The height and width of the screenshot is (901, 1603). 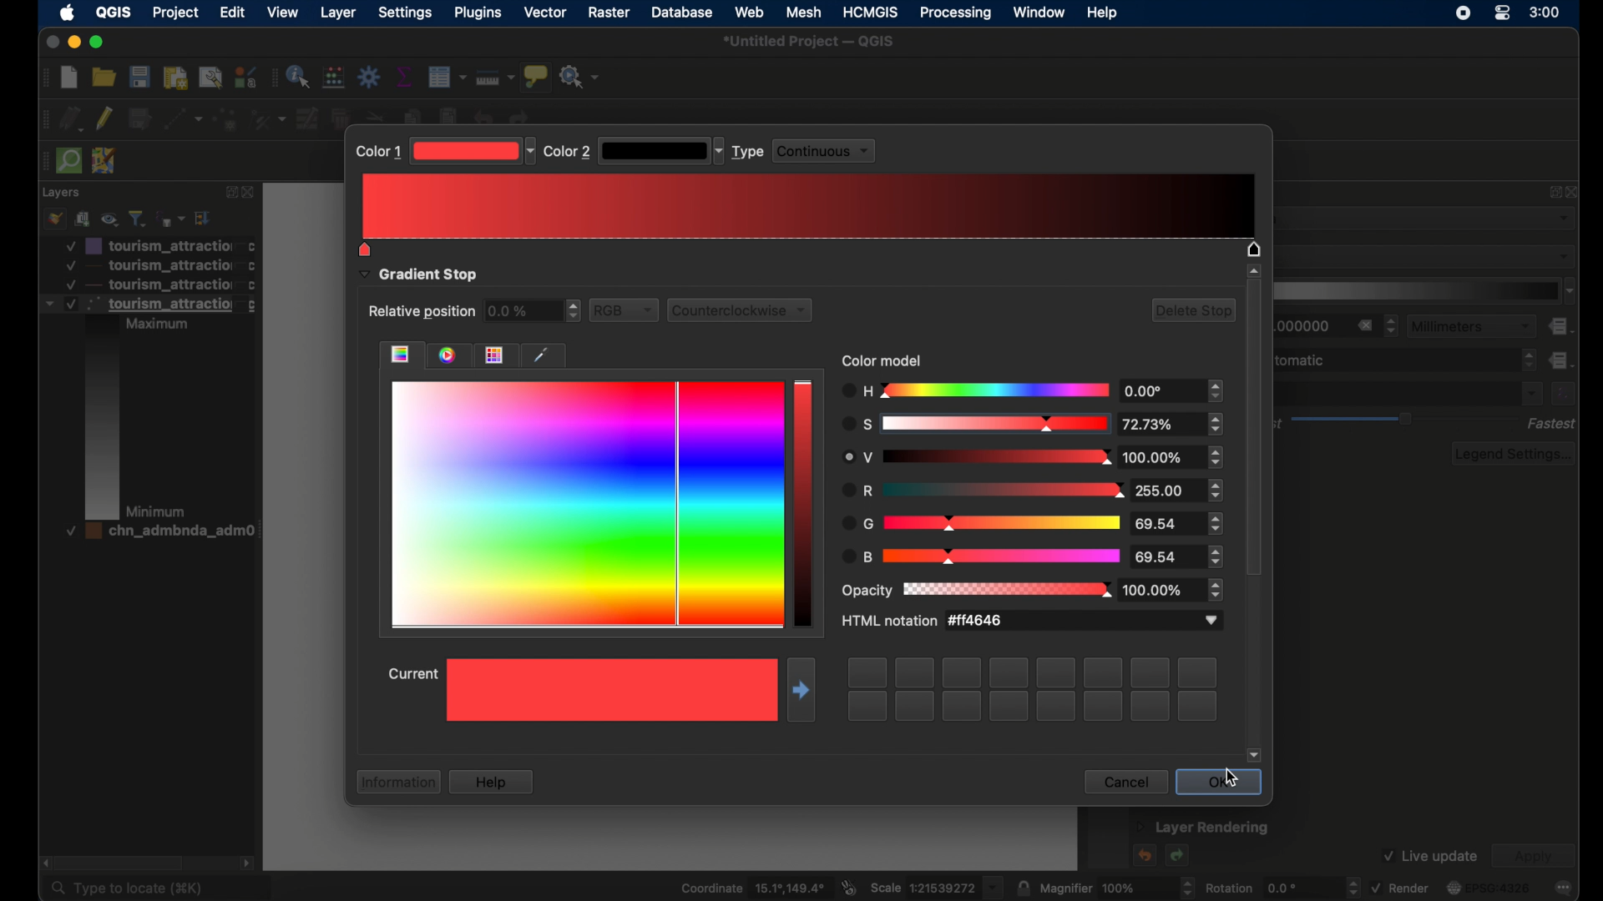 What do you see at coordinates (248, 862) in the screenshot?
I see `scroll right arrow` at bounding box center [248, 862].